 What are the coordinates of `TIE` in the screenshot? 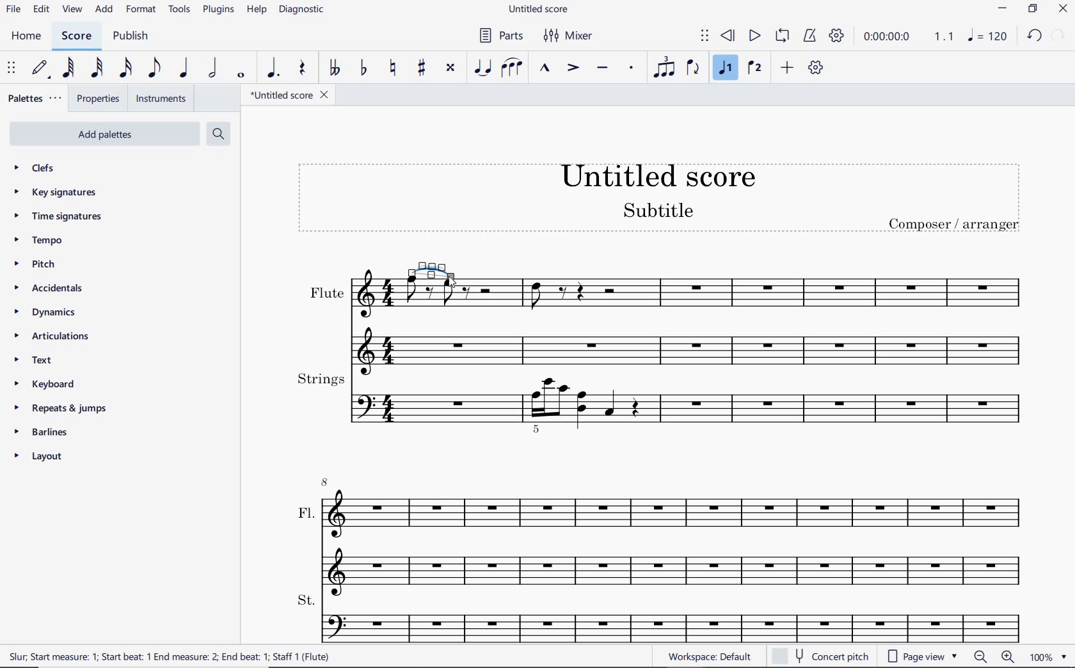 It's located at (482, 68).